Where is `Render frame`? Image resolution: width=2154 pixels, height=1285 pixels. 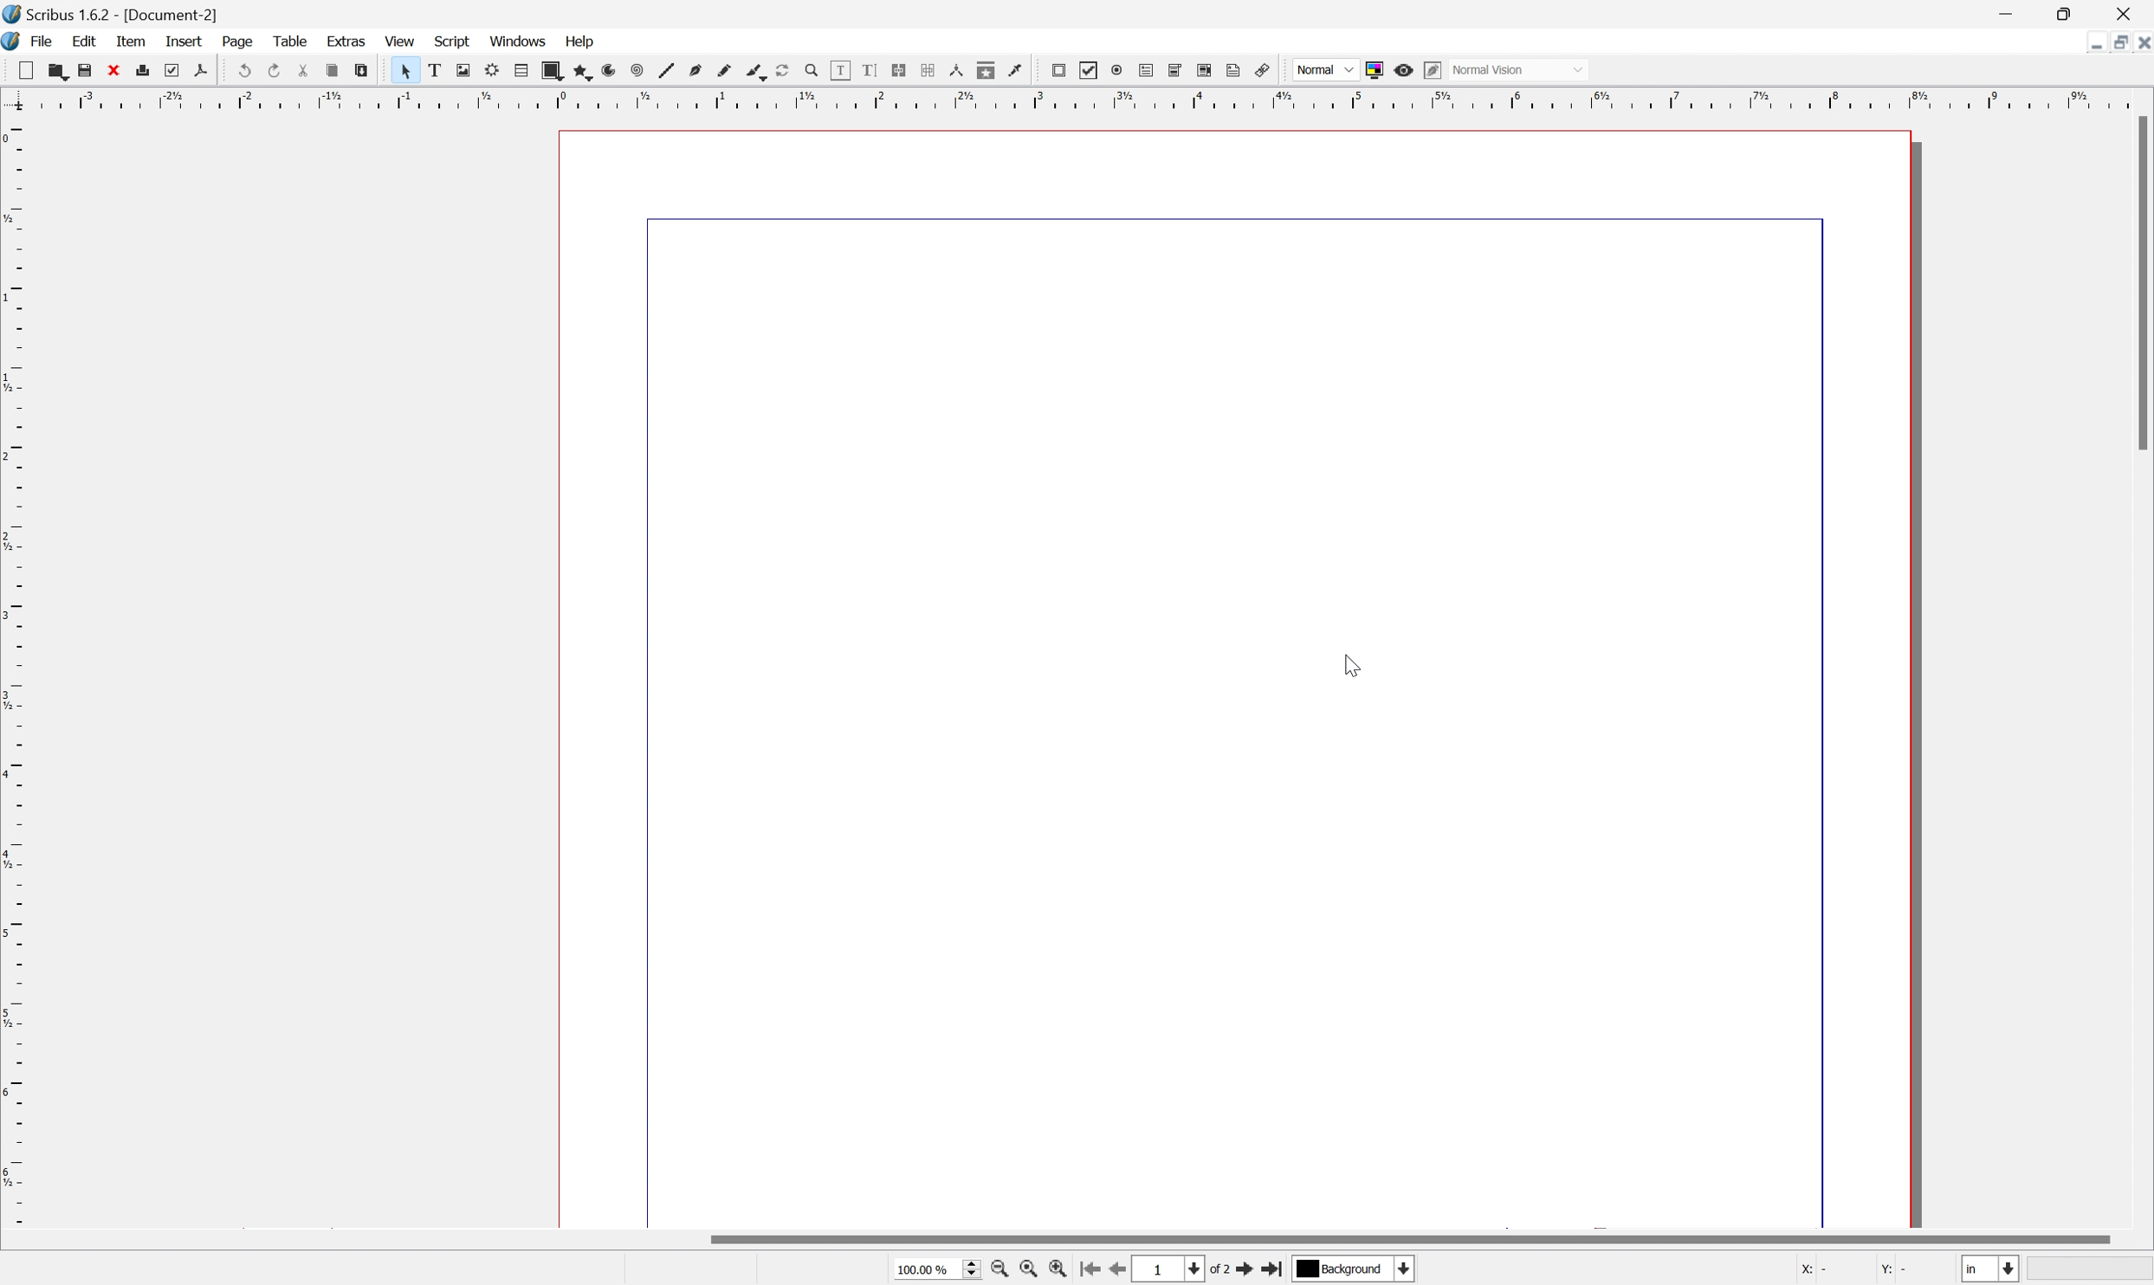 Render frame is located at coordinates (489, 70).